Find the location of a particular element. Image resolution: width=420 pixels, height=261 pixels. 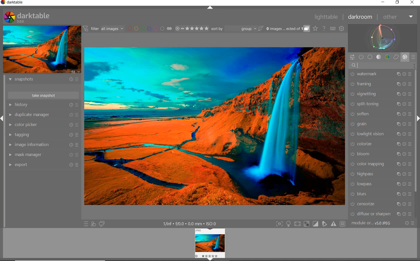

DISPLAY A SECOND DARKROOM IMAGE WINDOW is located at coordinates (102, 224).